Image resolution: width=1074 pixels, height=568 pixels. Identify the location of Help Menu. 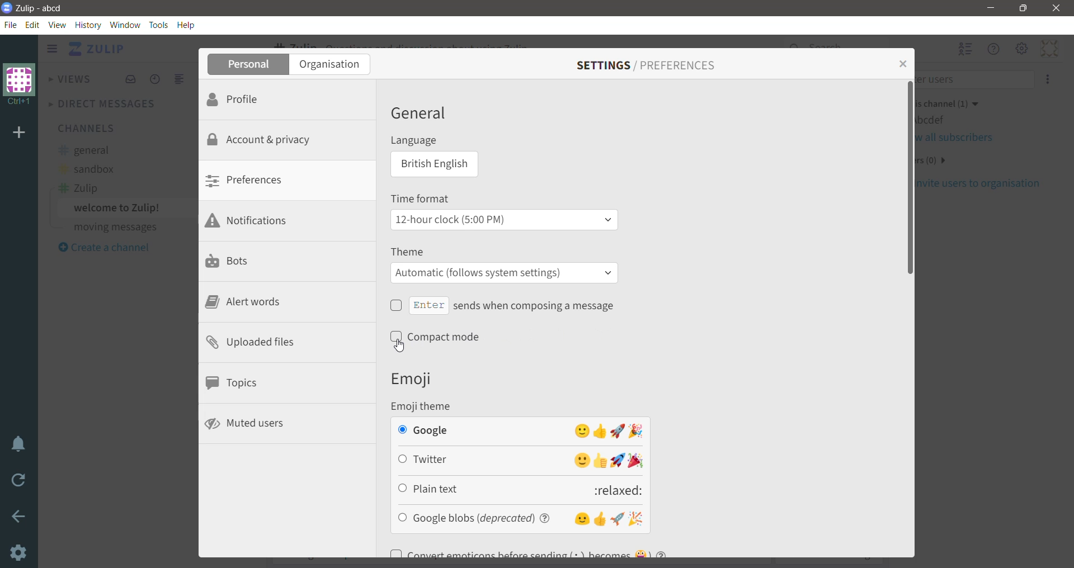
(994, 49).